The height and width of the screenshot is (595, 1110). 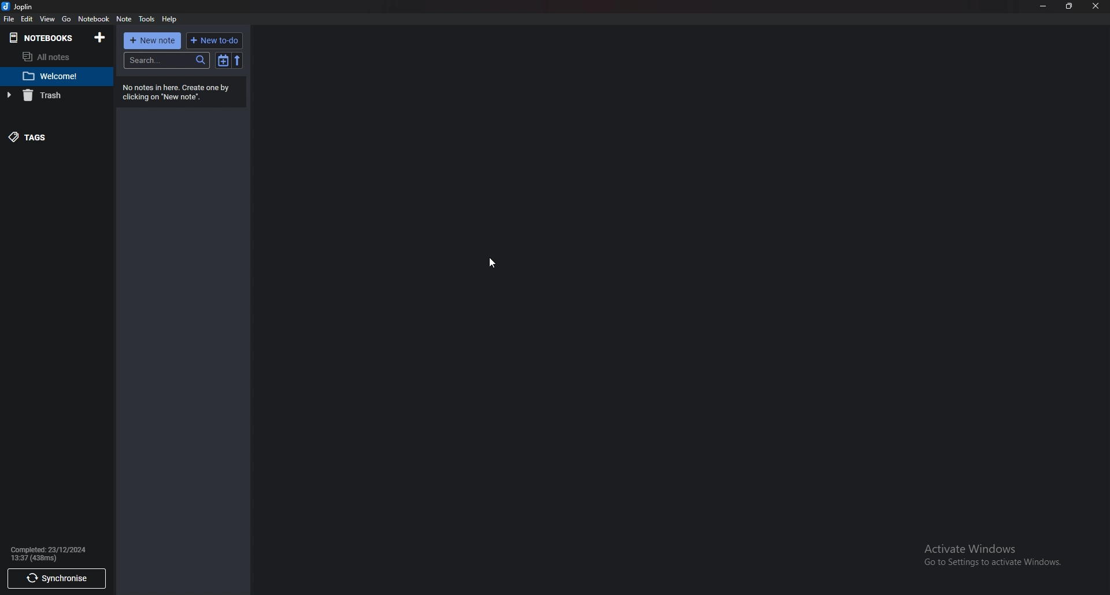 I want to click on Info, so click(x=179, y=92).